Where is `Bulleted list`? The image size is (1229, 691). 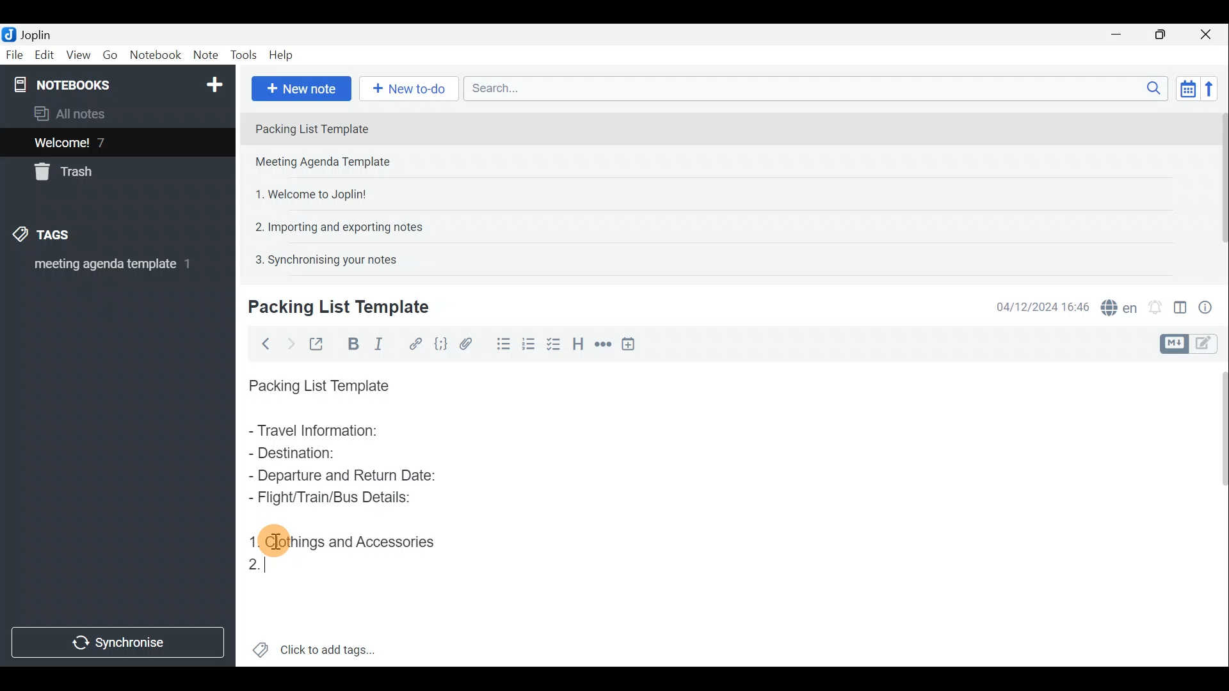 Bulleted list is located at coordinates (499, 346).